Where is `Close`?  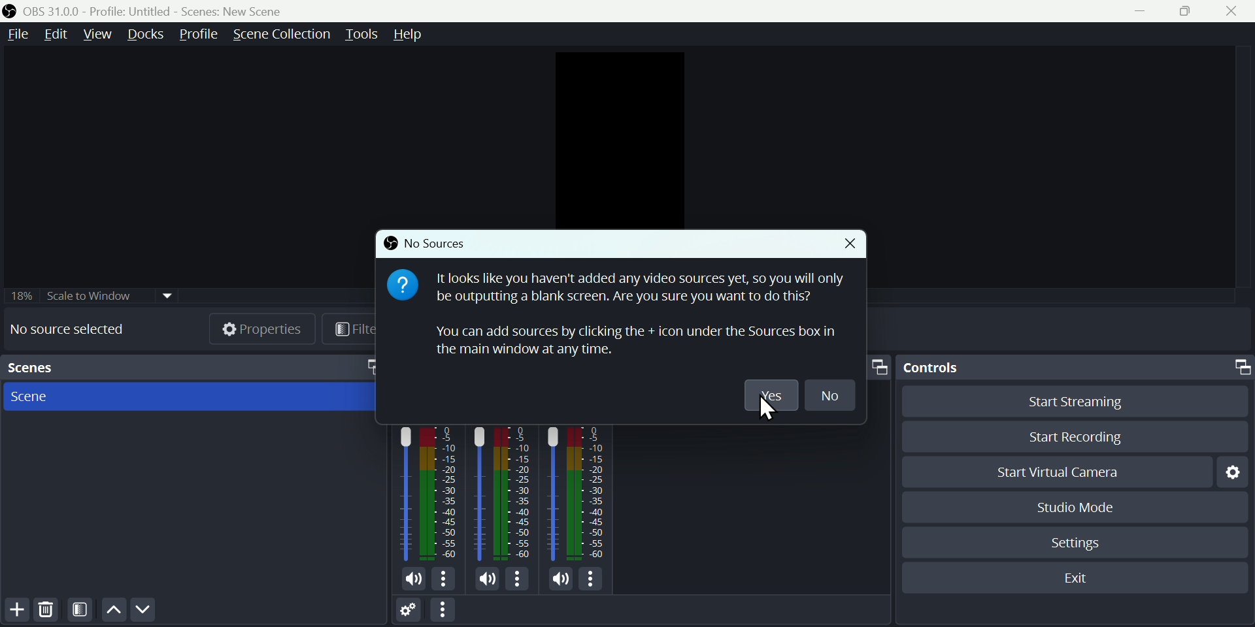 Close is located at coordinates (851, 244).